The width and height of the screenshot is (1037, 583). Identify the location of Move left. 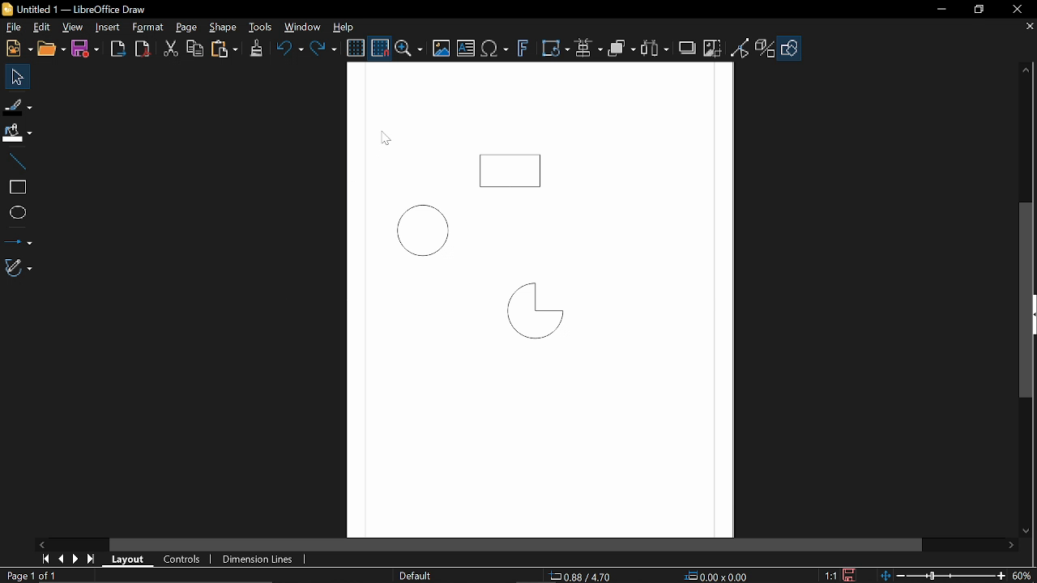
(41, 544).